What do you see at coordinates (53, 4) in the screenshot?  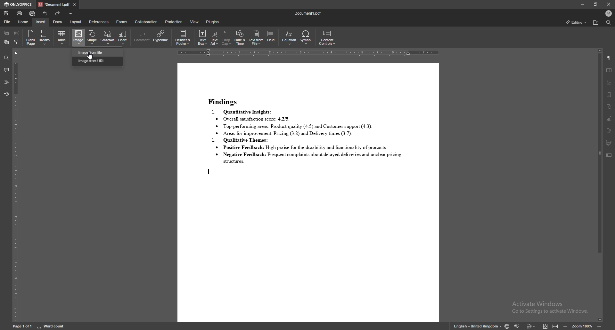 I see `tab` at bounding box center [53, 4].